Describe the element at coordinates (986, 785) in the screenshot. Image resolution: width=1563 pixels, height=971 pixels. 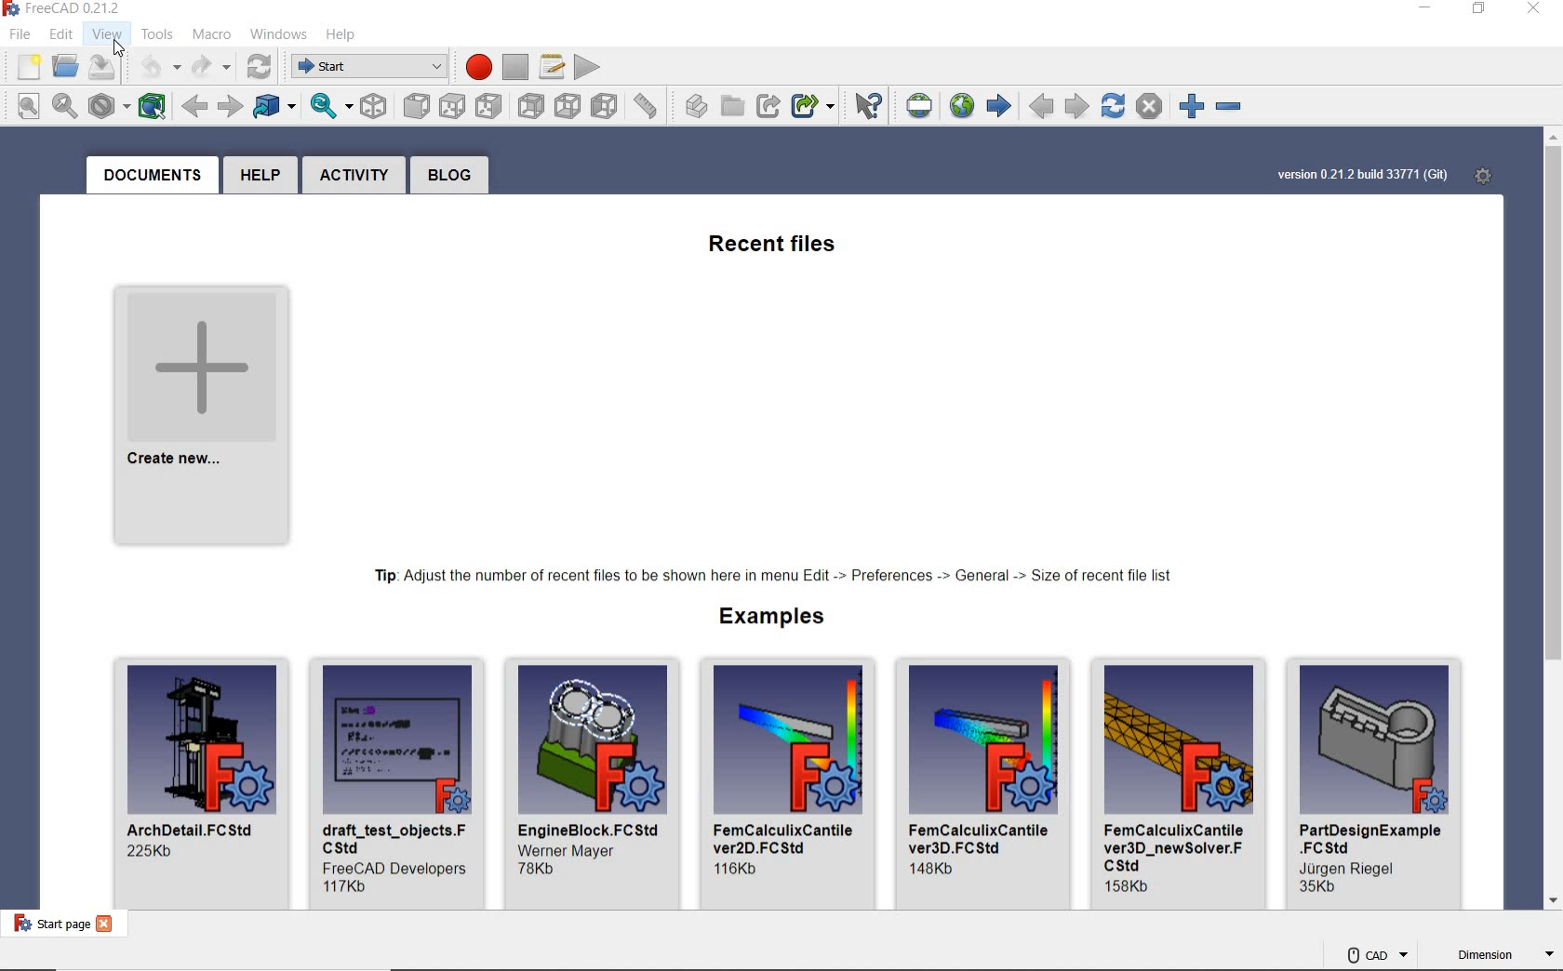
I see `FemCalculixCantile` at that location.